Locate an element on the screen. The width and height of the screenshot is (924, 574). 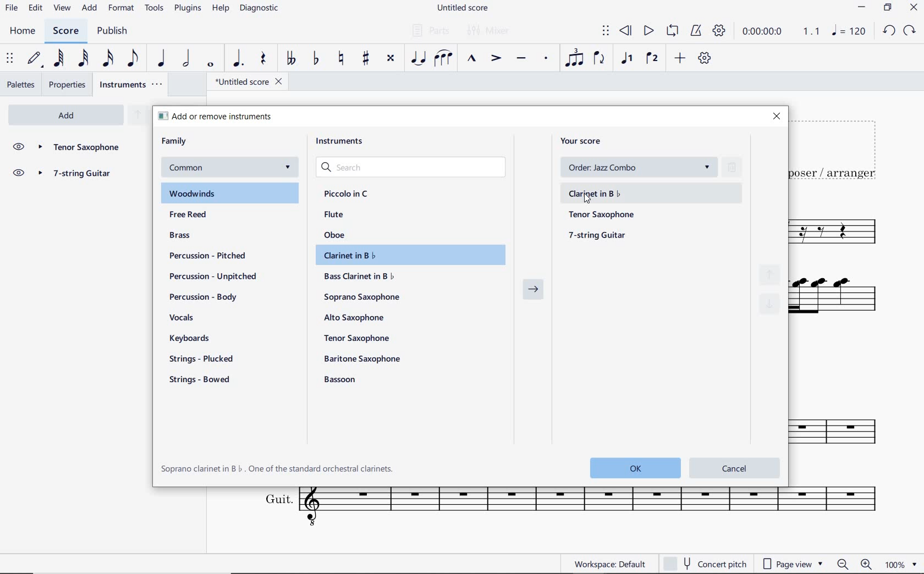
FILE NAME is located at coordinates (462, 9).